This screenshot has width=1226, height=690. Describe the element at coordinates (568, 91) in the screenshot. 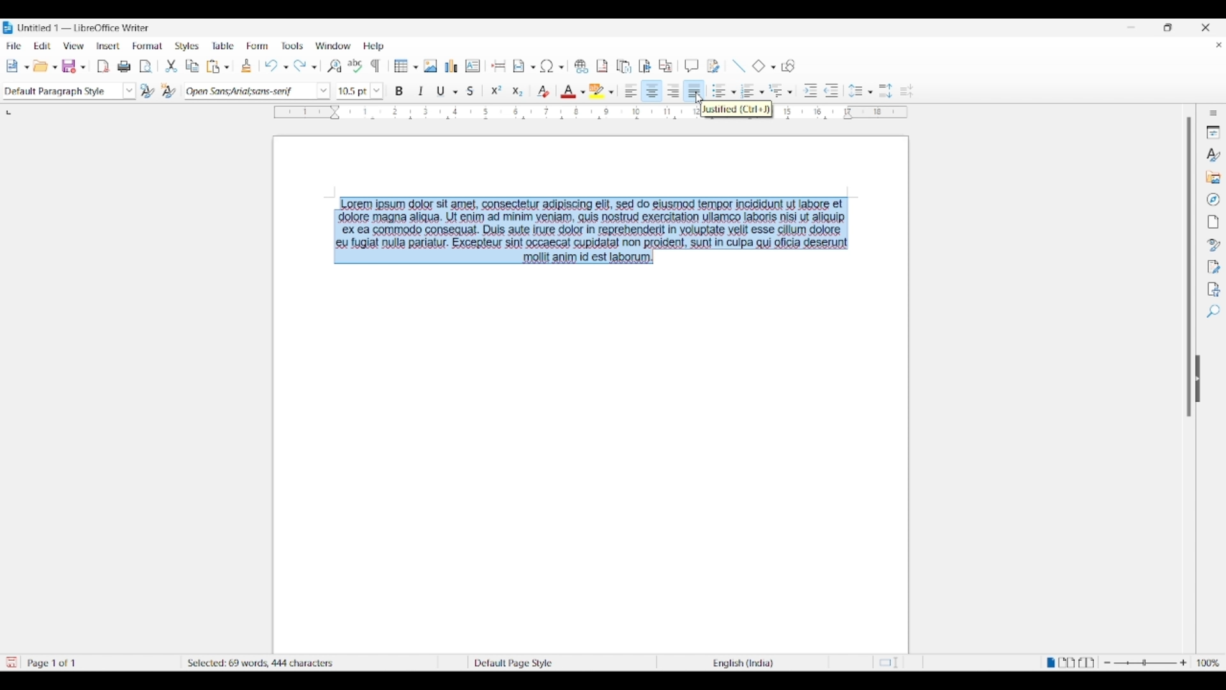

I see `Selected color for font` at that location.